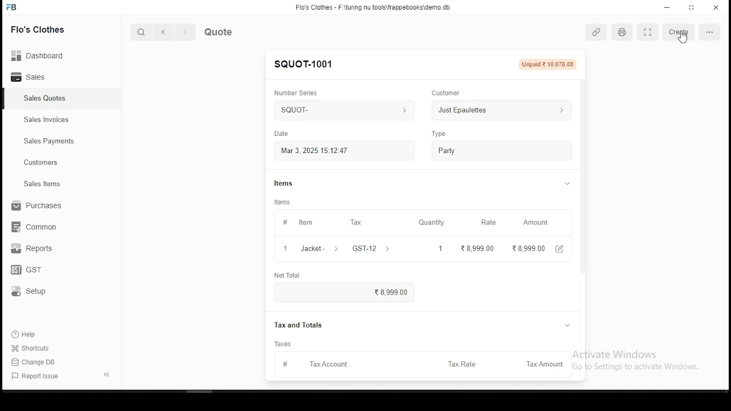  I want to click on customer, so click(449, 90).